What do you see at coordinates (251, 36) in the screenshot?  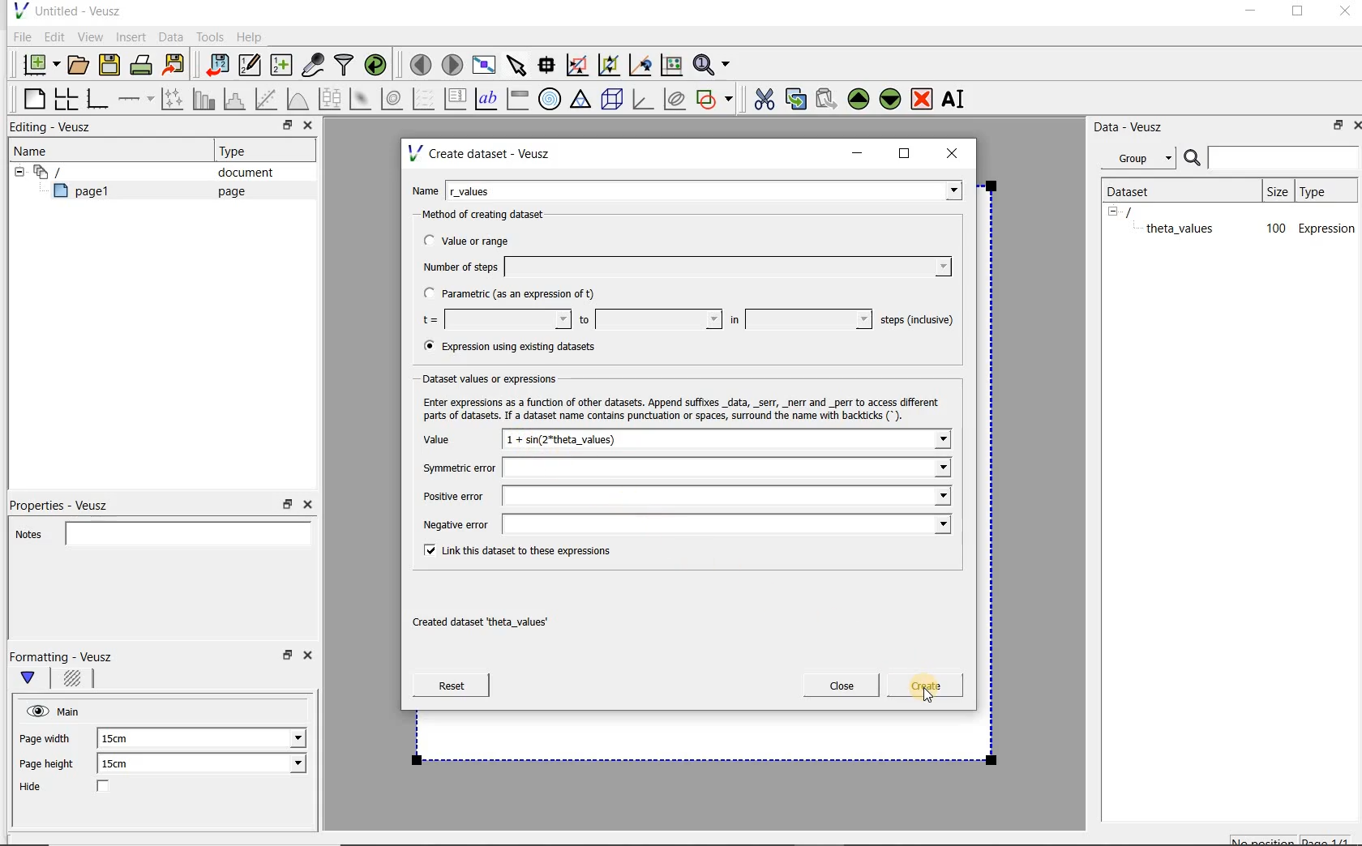 I see `Help` at bounding box center [251, 36].